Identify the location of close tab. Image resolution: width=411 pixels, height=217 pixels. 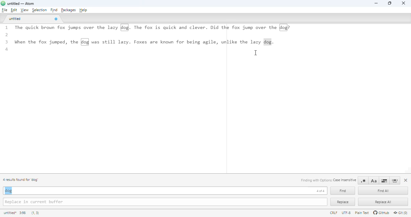
(56, 19).